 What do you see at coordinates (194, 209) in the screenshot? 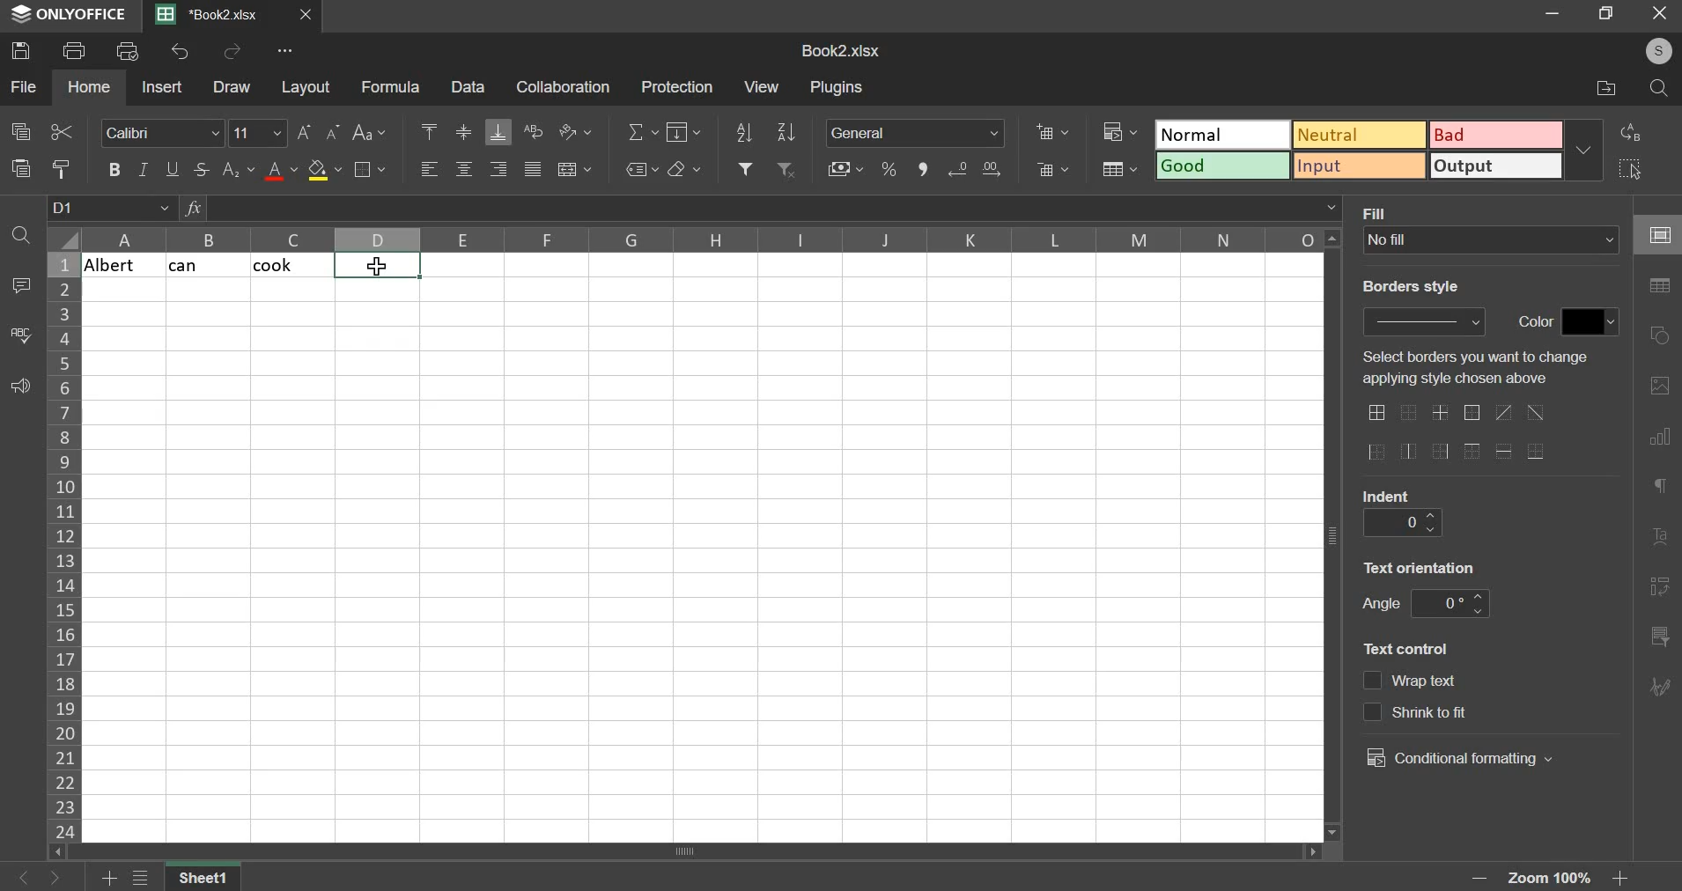
I see `formula` at bounding box center [194, 209].